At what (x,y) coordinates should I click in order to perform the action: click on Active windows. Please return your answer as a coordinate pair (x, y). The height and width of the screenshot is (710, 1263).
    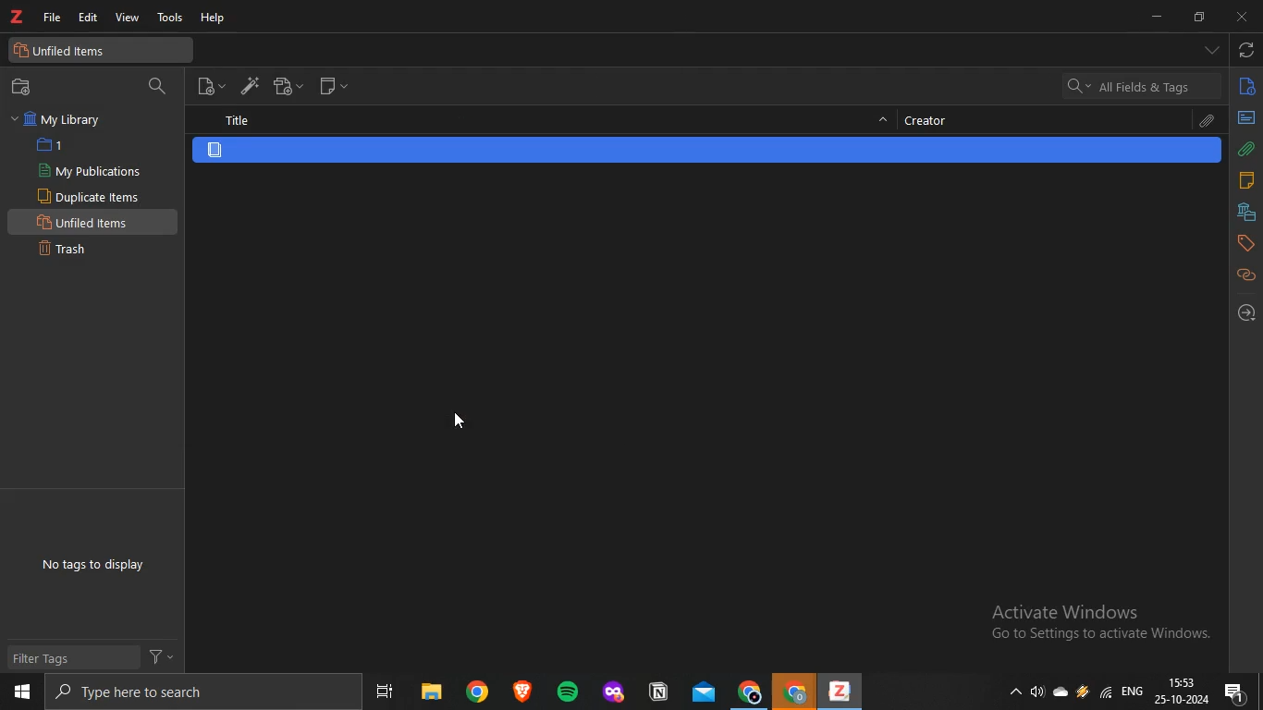
    Looking at the image, I should click on (1108, 628).